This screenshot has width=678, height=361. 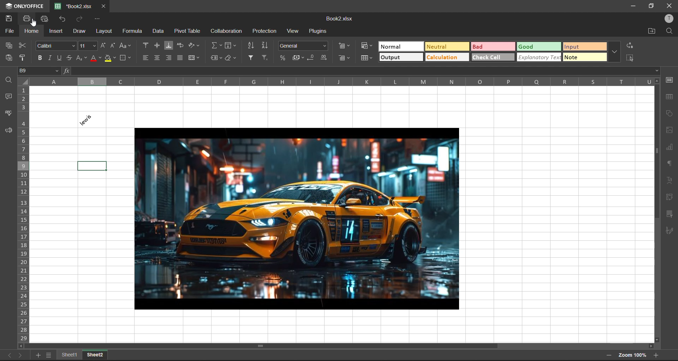 What do you see at coordinates (671, 31) in the screenshot?
I see `find` at bounding box center [671, 31].